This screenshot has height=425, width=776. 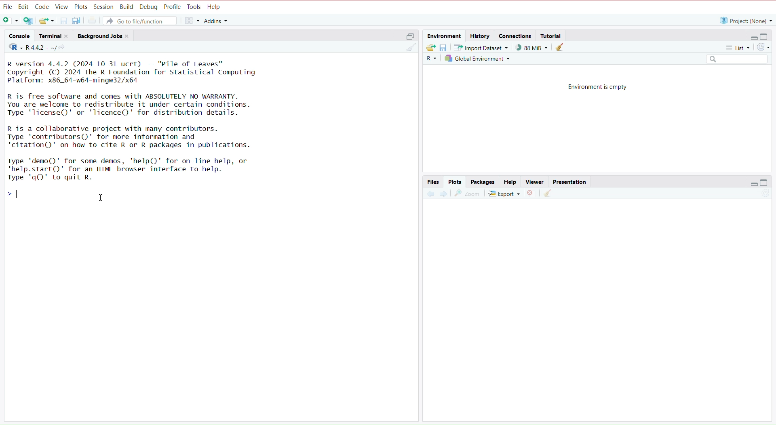 I want to click on Import Dataset, so click(x=479, y=47).